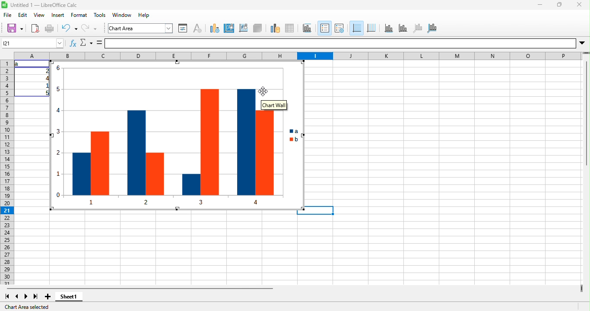  I want to click on file, so click(8, 15).